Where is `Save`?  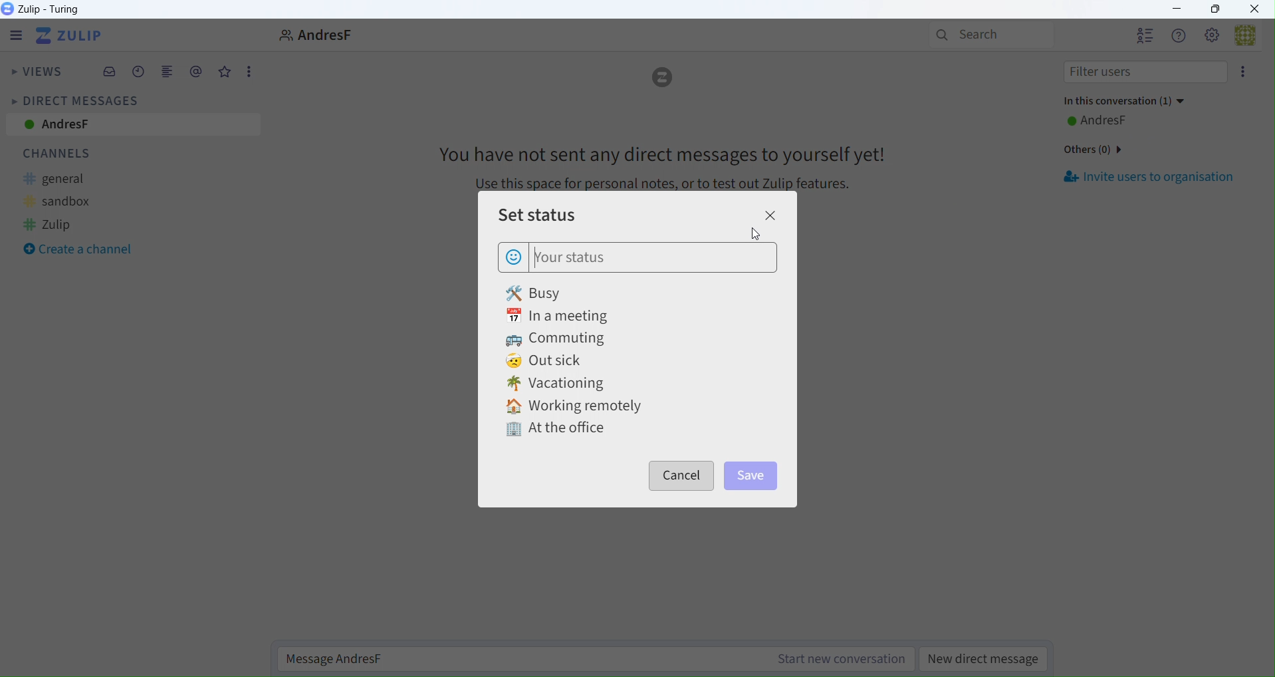
Save is located at coordinates (754, 476).